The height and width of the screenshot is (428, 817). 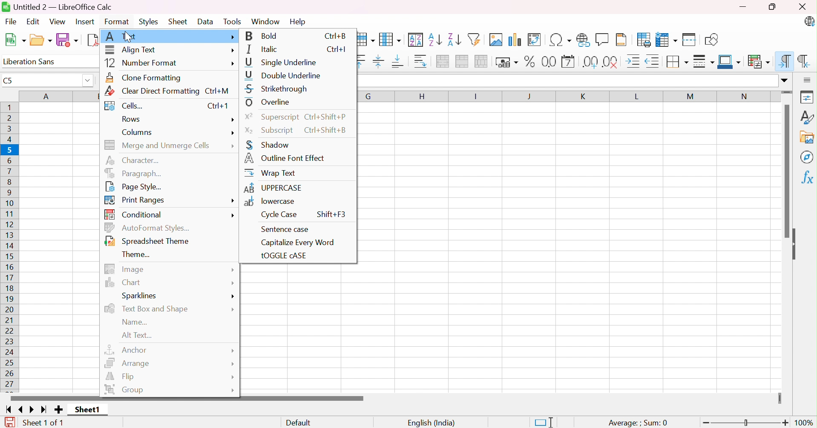 I want to click on Scroll Bar, so click(x=785, y=172).